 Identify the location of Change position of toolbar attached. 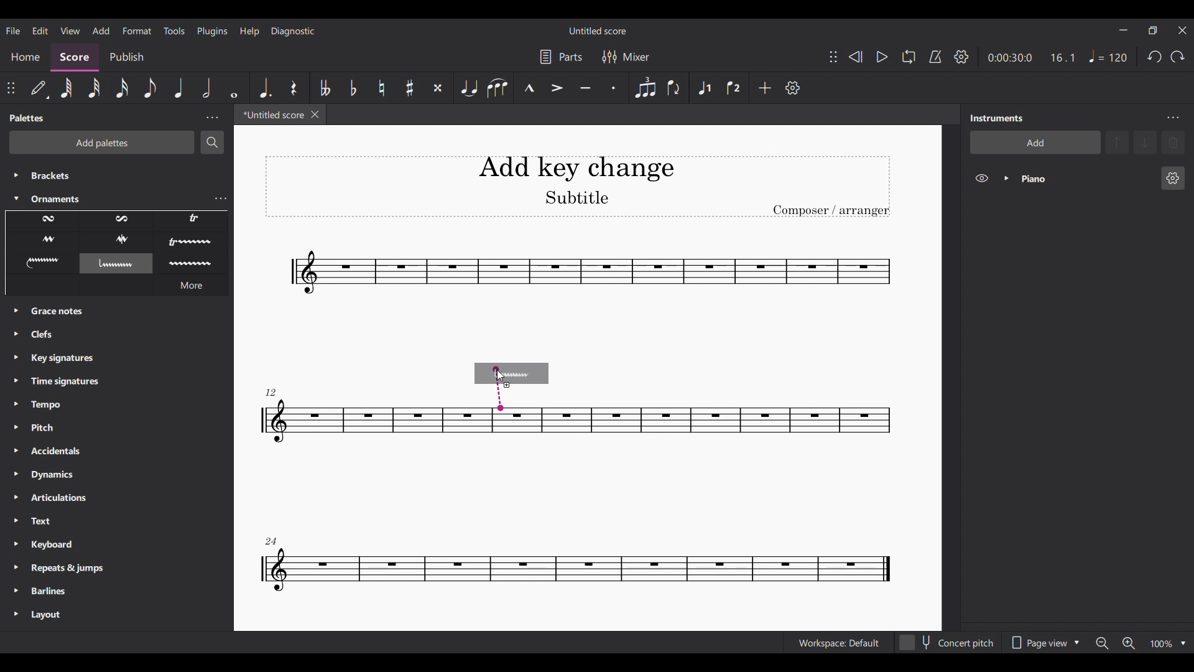
(833, 57).